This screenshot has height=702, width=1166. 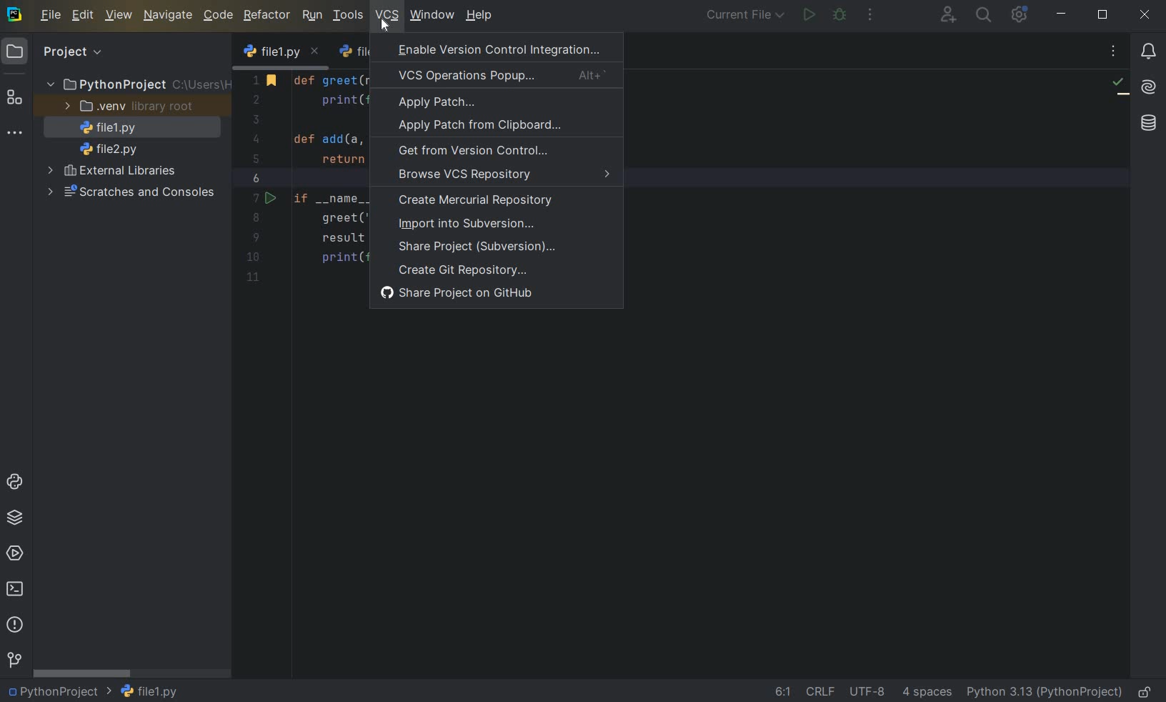 I want to click on ide and projectsettings, so click(x=1019, y=15).